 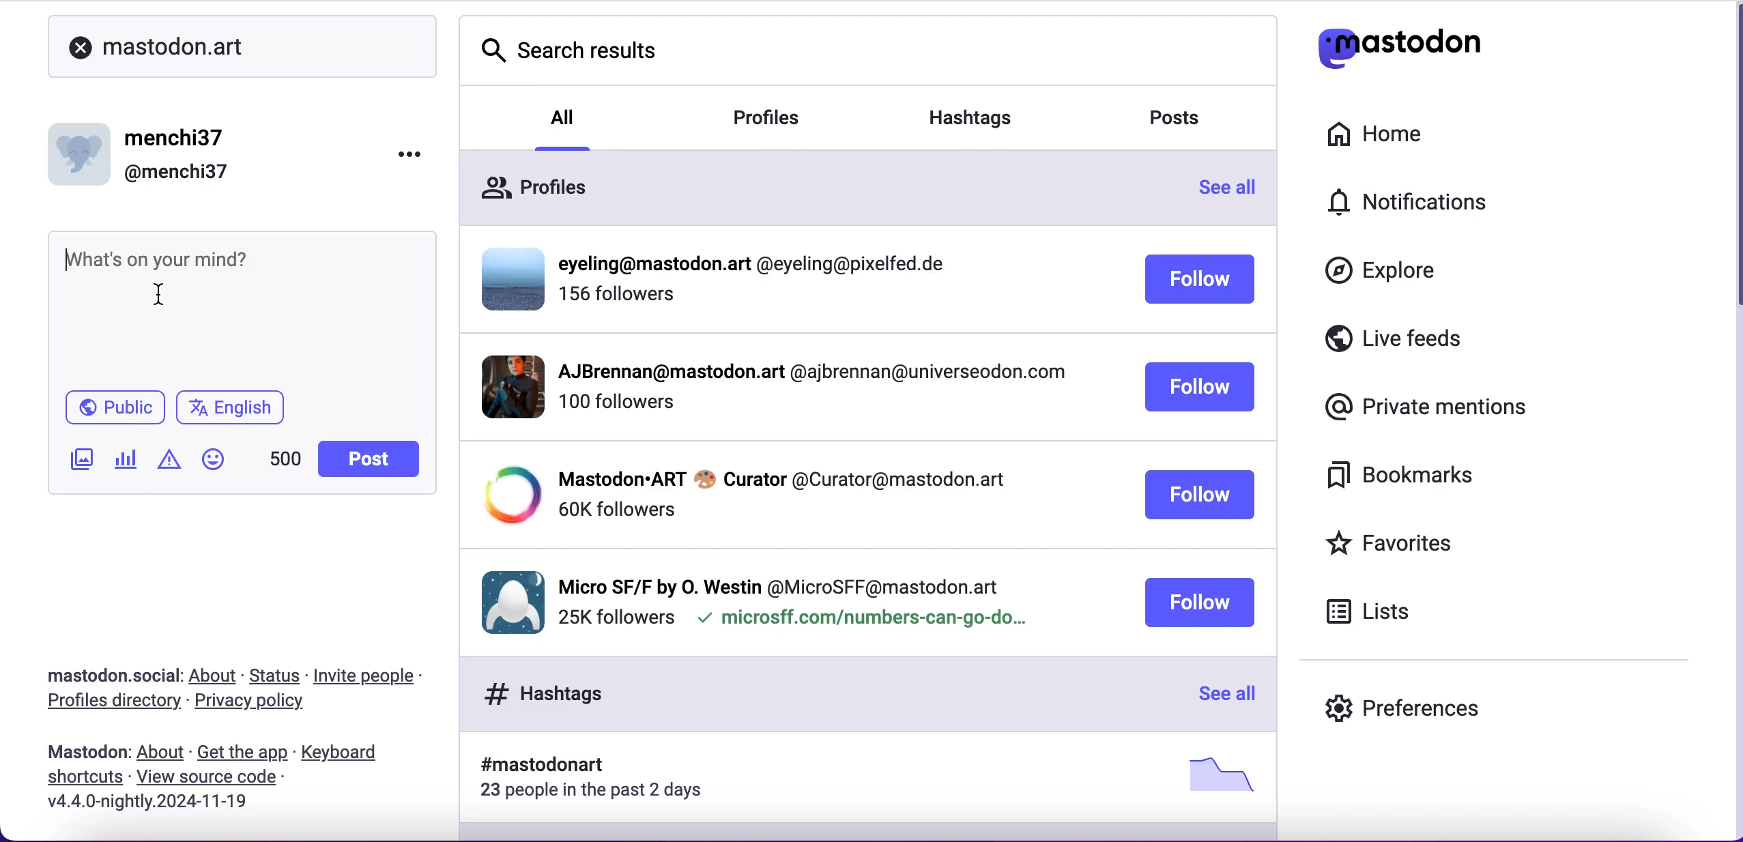 I want to click on hashtags, so click(x=537, y=693).